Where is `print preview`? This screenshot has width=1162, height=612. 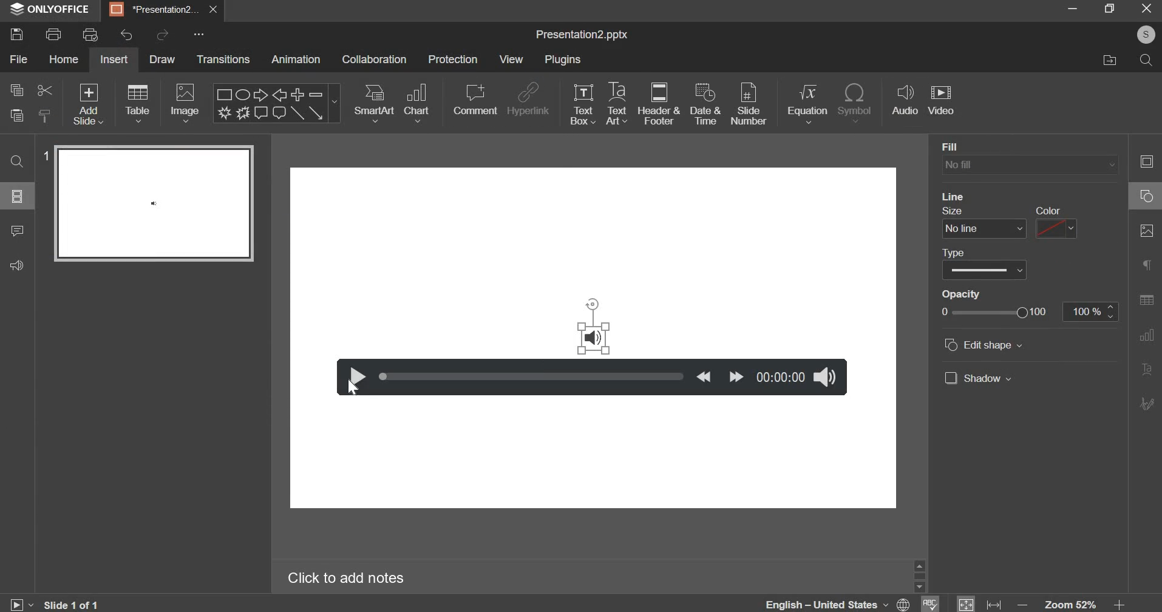
print preview is located at coordinates (92, 34).